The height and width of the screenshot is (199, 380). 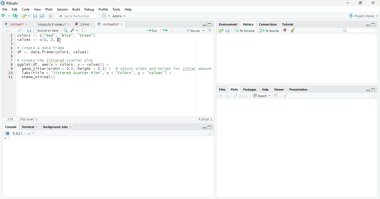 What do you see at coordinates (122, 24) in the screenshot?
I see `close` at bounding box center [122, 24].